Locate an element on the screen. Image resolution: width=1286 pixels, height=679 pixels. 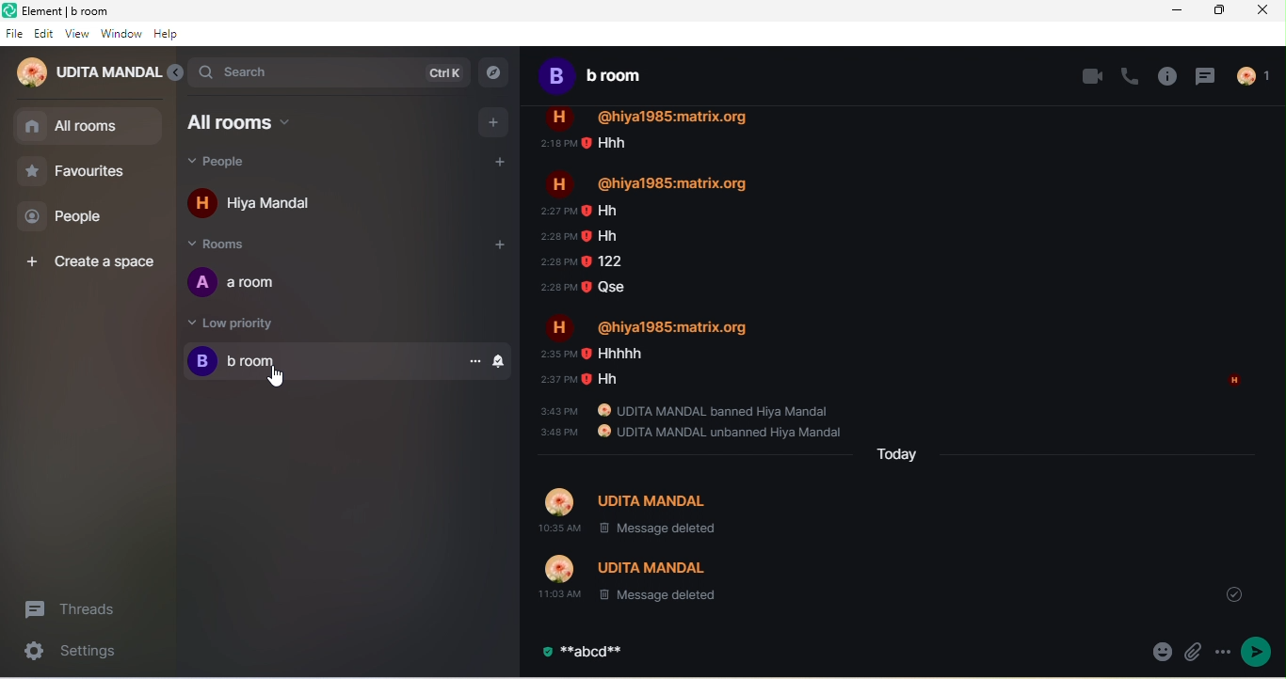
add is located at coordinates (493, 121).